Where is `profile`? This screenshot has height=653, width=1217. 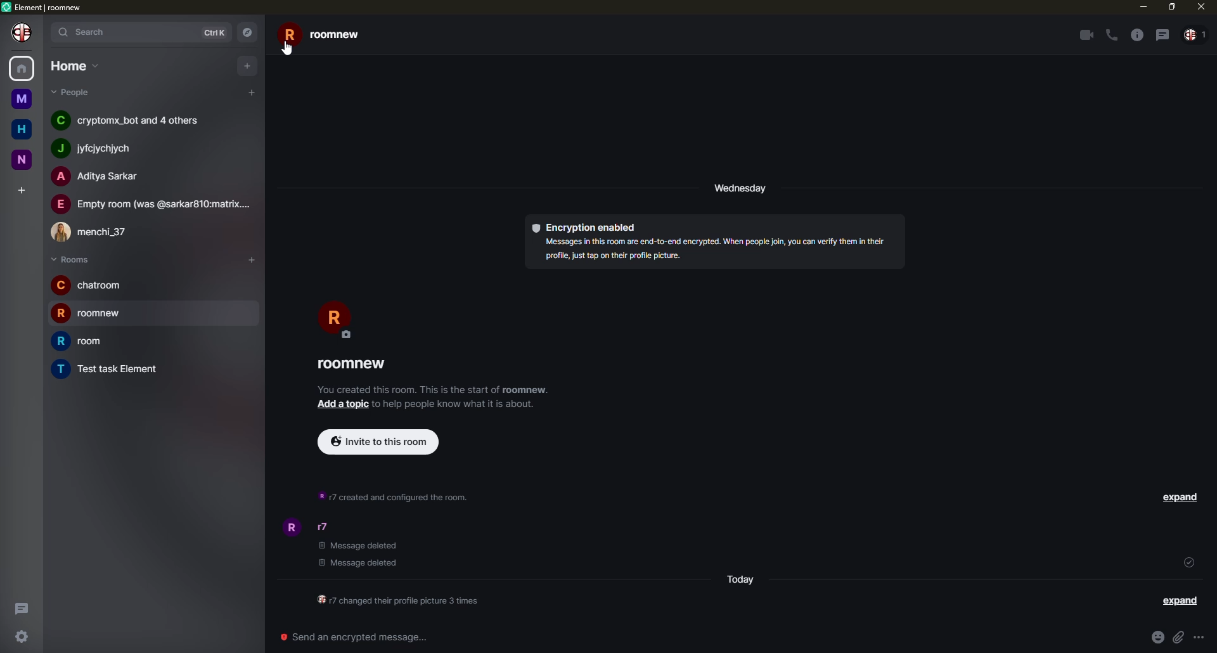 profile is located at coordinates (291, 527).